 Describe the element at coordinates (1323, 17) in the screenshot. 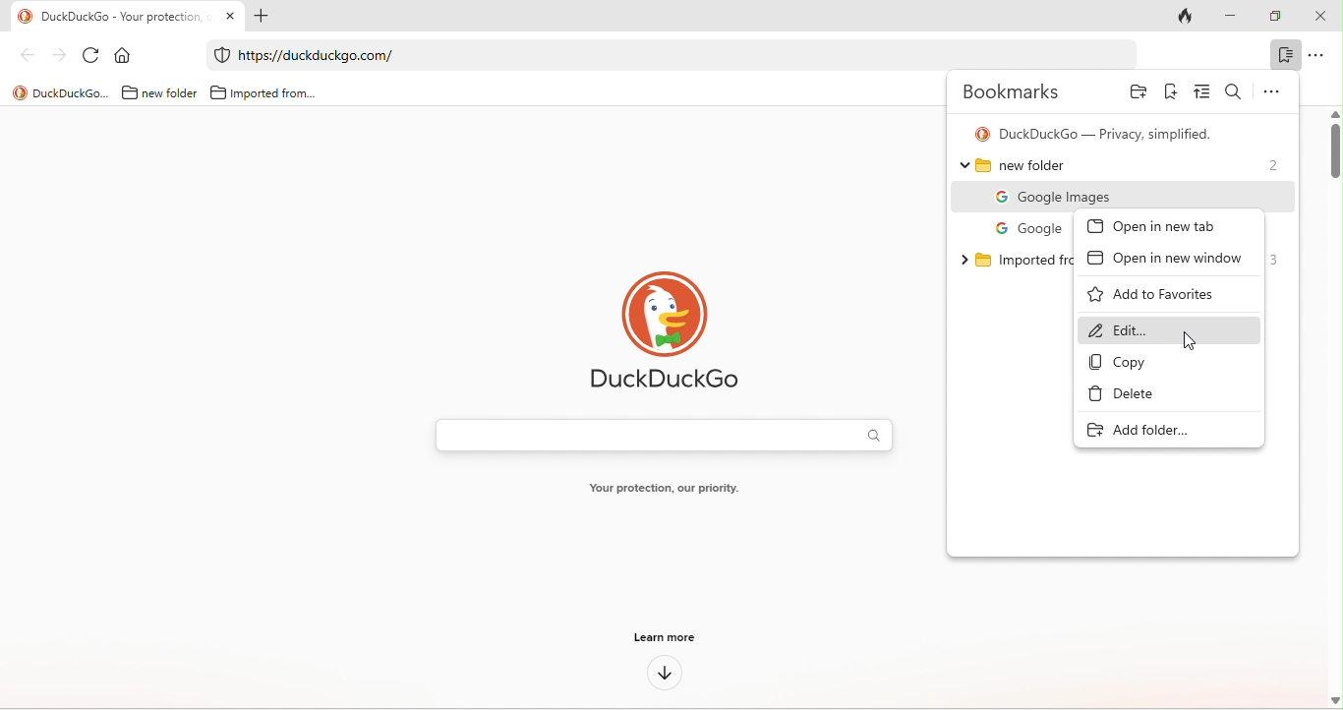

I see `close` at that location.